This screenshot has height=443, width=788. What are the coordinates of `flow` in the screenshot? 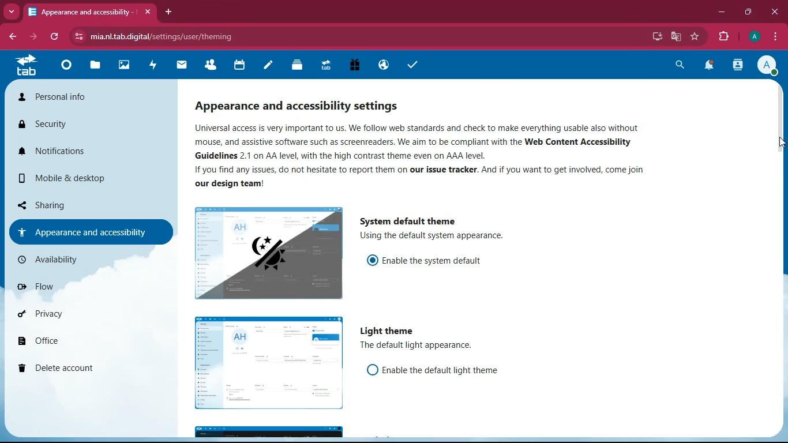 It's located at (80, 291).